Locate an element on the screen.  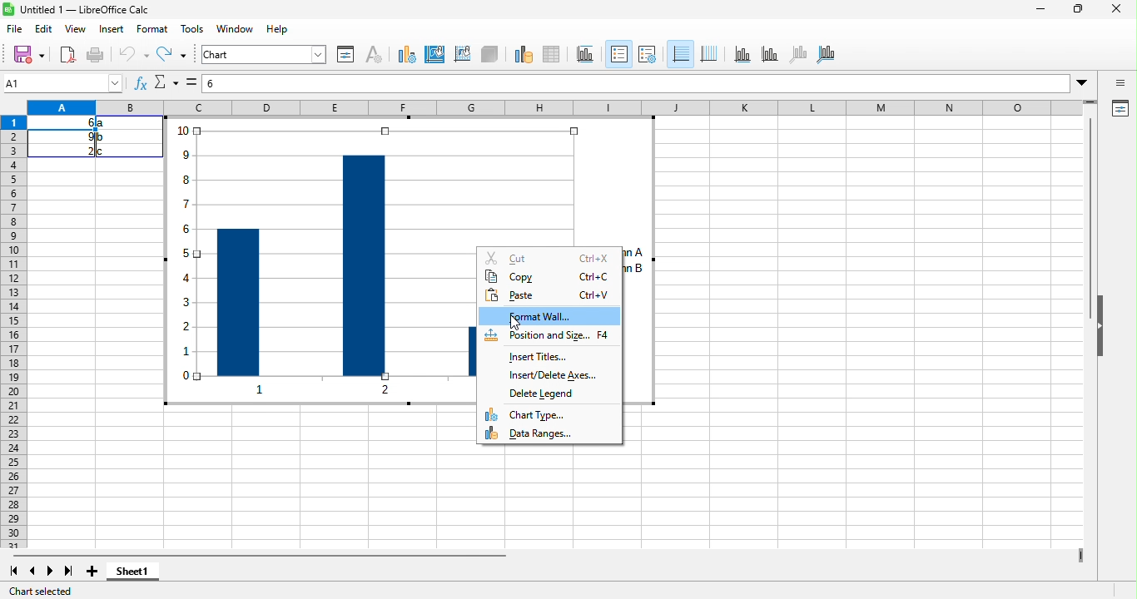
position and size is located at coordinates (549, 339).